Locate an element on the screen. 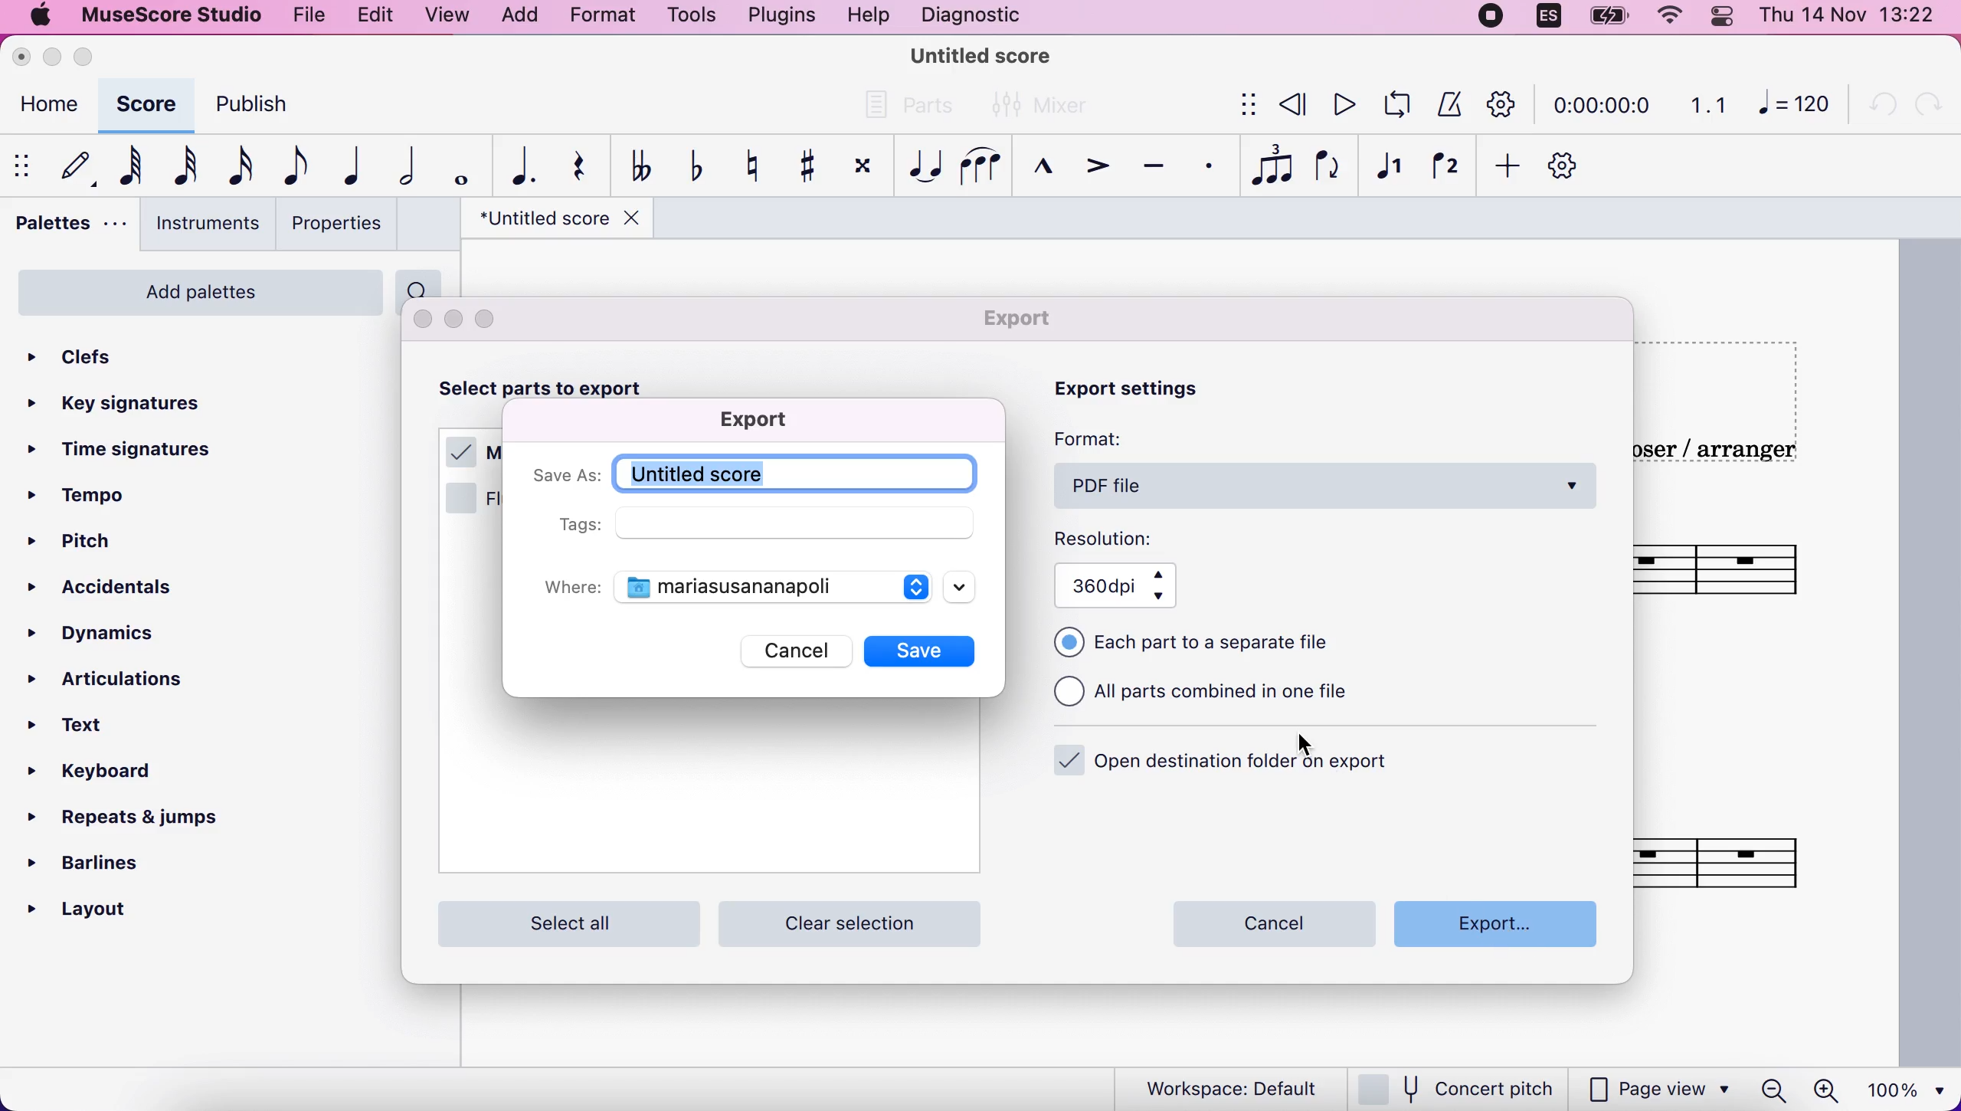  diagnostic is located at coordinates (974, 13).